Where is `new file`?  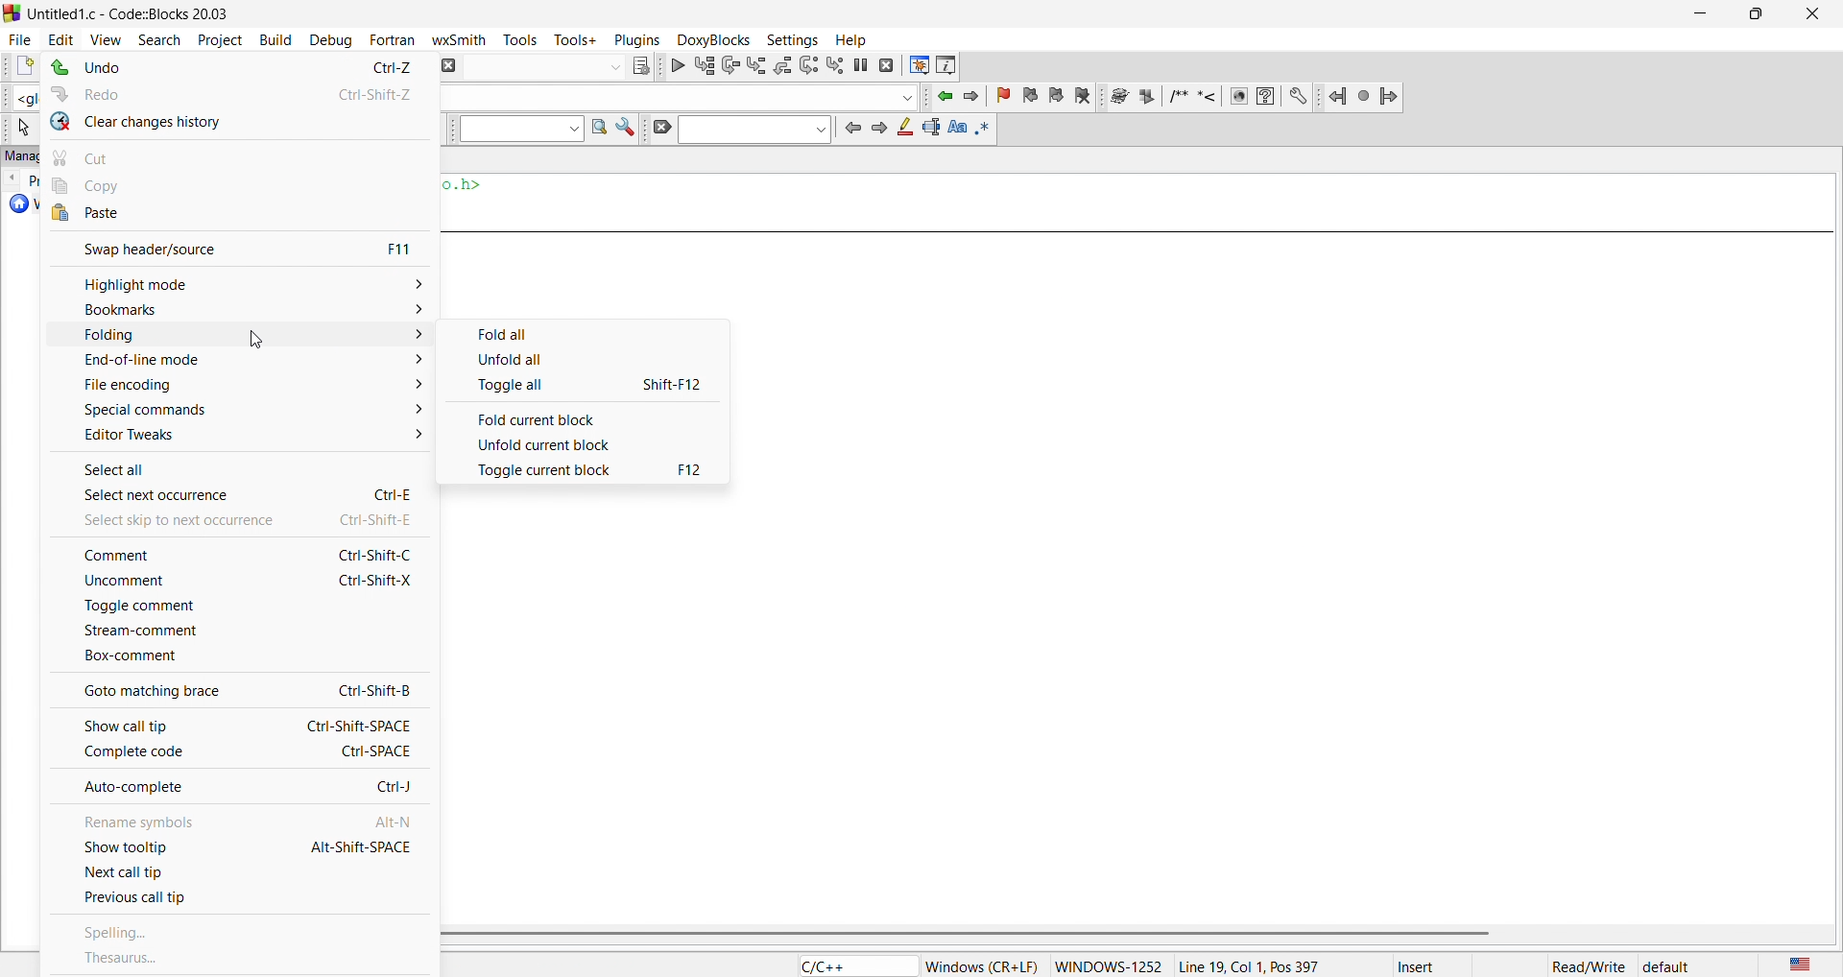
new file is located at coordinates (17, 67).